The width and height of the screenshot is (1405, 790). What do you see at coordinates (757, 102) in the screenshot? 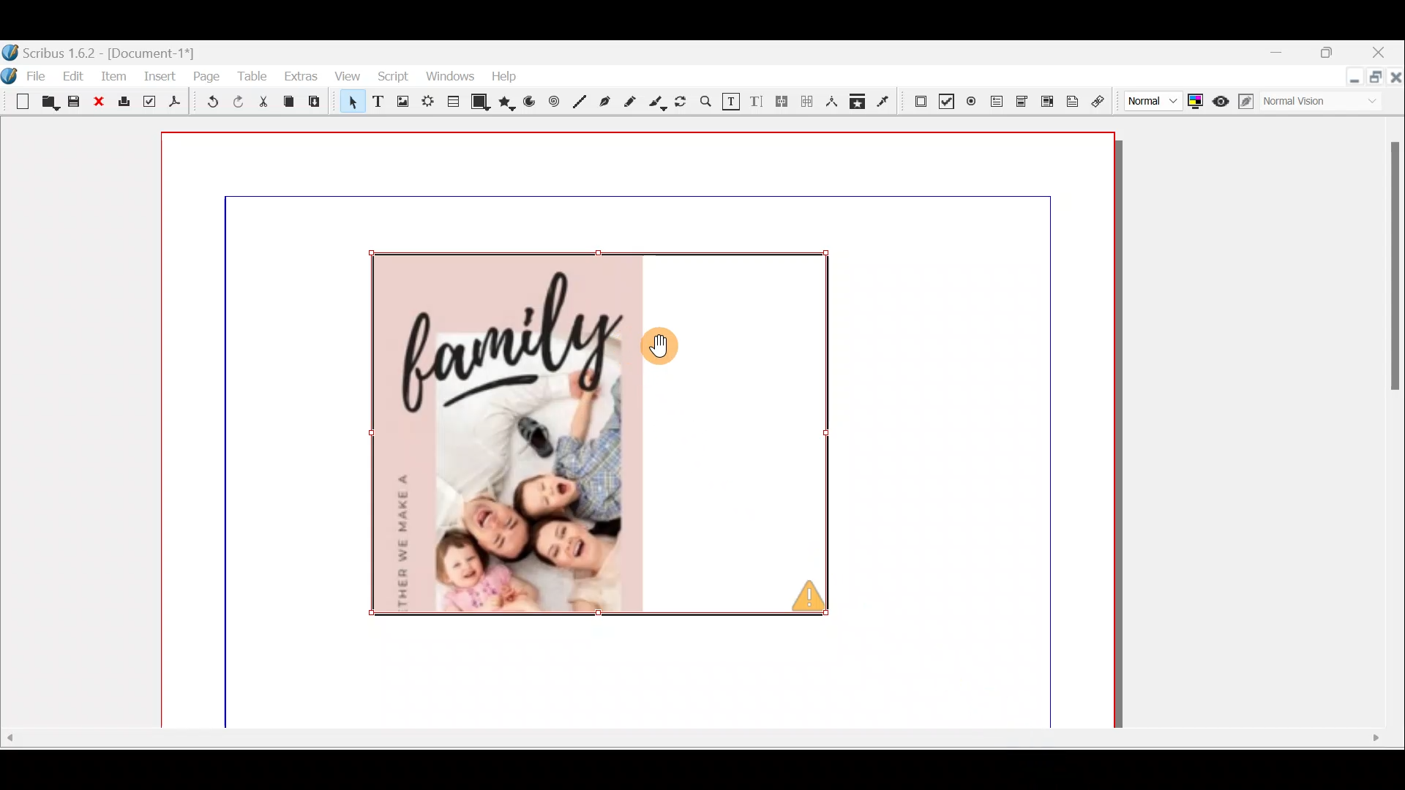
I see `Edit text with story editor` at bounding box center [757, 102].